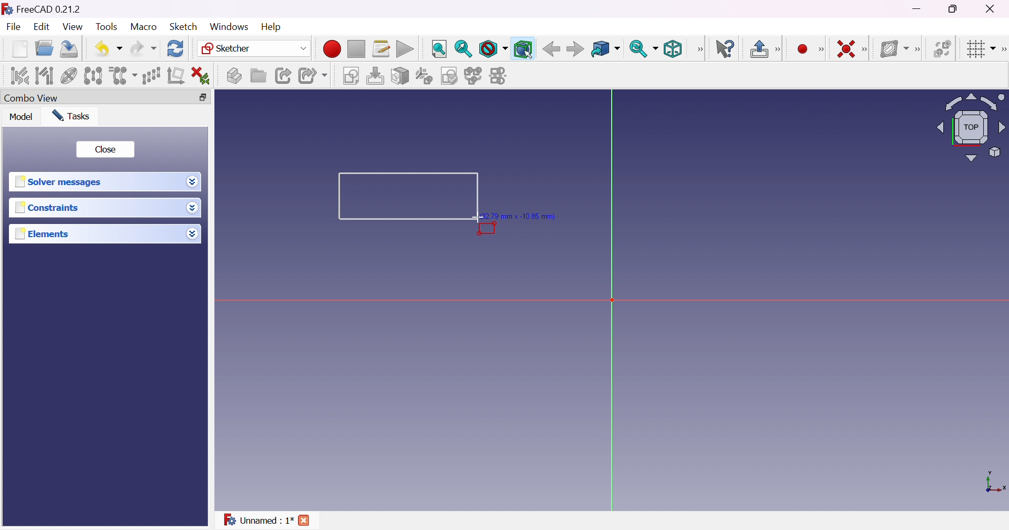  Describe the element at coordinates (848, 49) in the screenshot. I see `Constrain coincident` at that location.